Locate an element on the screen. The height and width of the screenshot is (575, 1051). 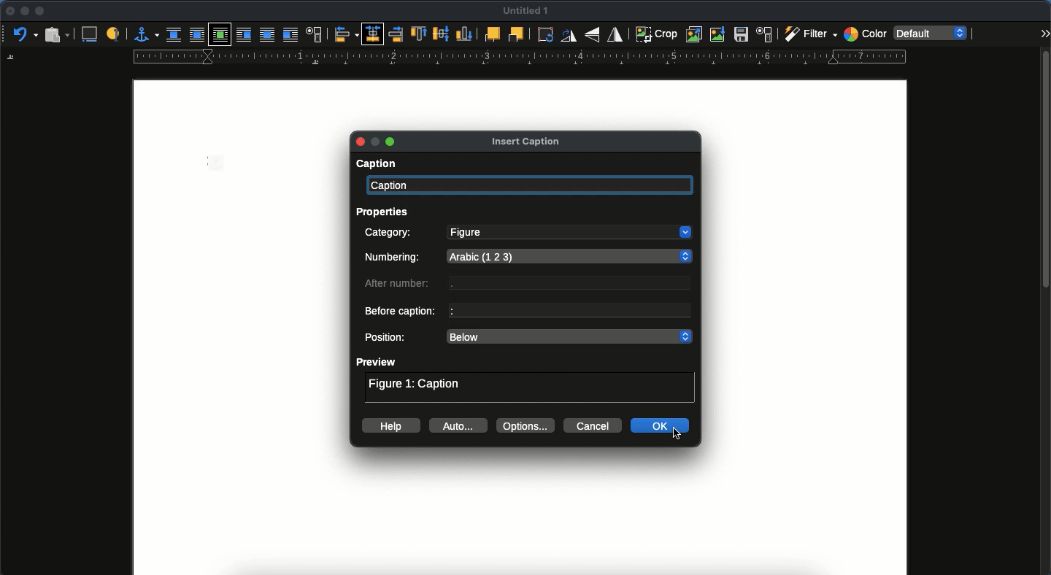
expand is located at coordinates (1044, 33).